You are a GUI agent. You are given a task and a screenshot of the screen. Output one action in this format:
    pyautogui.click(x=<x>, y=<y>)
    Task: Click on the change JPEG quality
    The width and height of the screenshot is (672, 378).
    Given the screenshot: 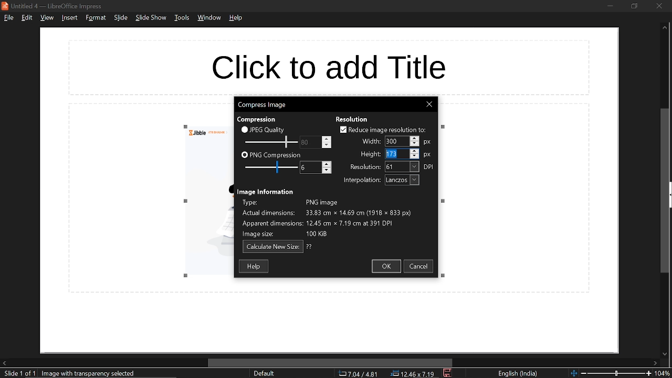 What is the action you would take?
    pyautogui.click(x=306, y=142)
    